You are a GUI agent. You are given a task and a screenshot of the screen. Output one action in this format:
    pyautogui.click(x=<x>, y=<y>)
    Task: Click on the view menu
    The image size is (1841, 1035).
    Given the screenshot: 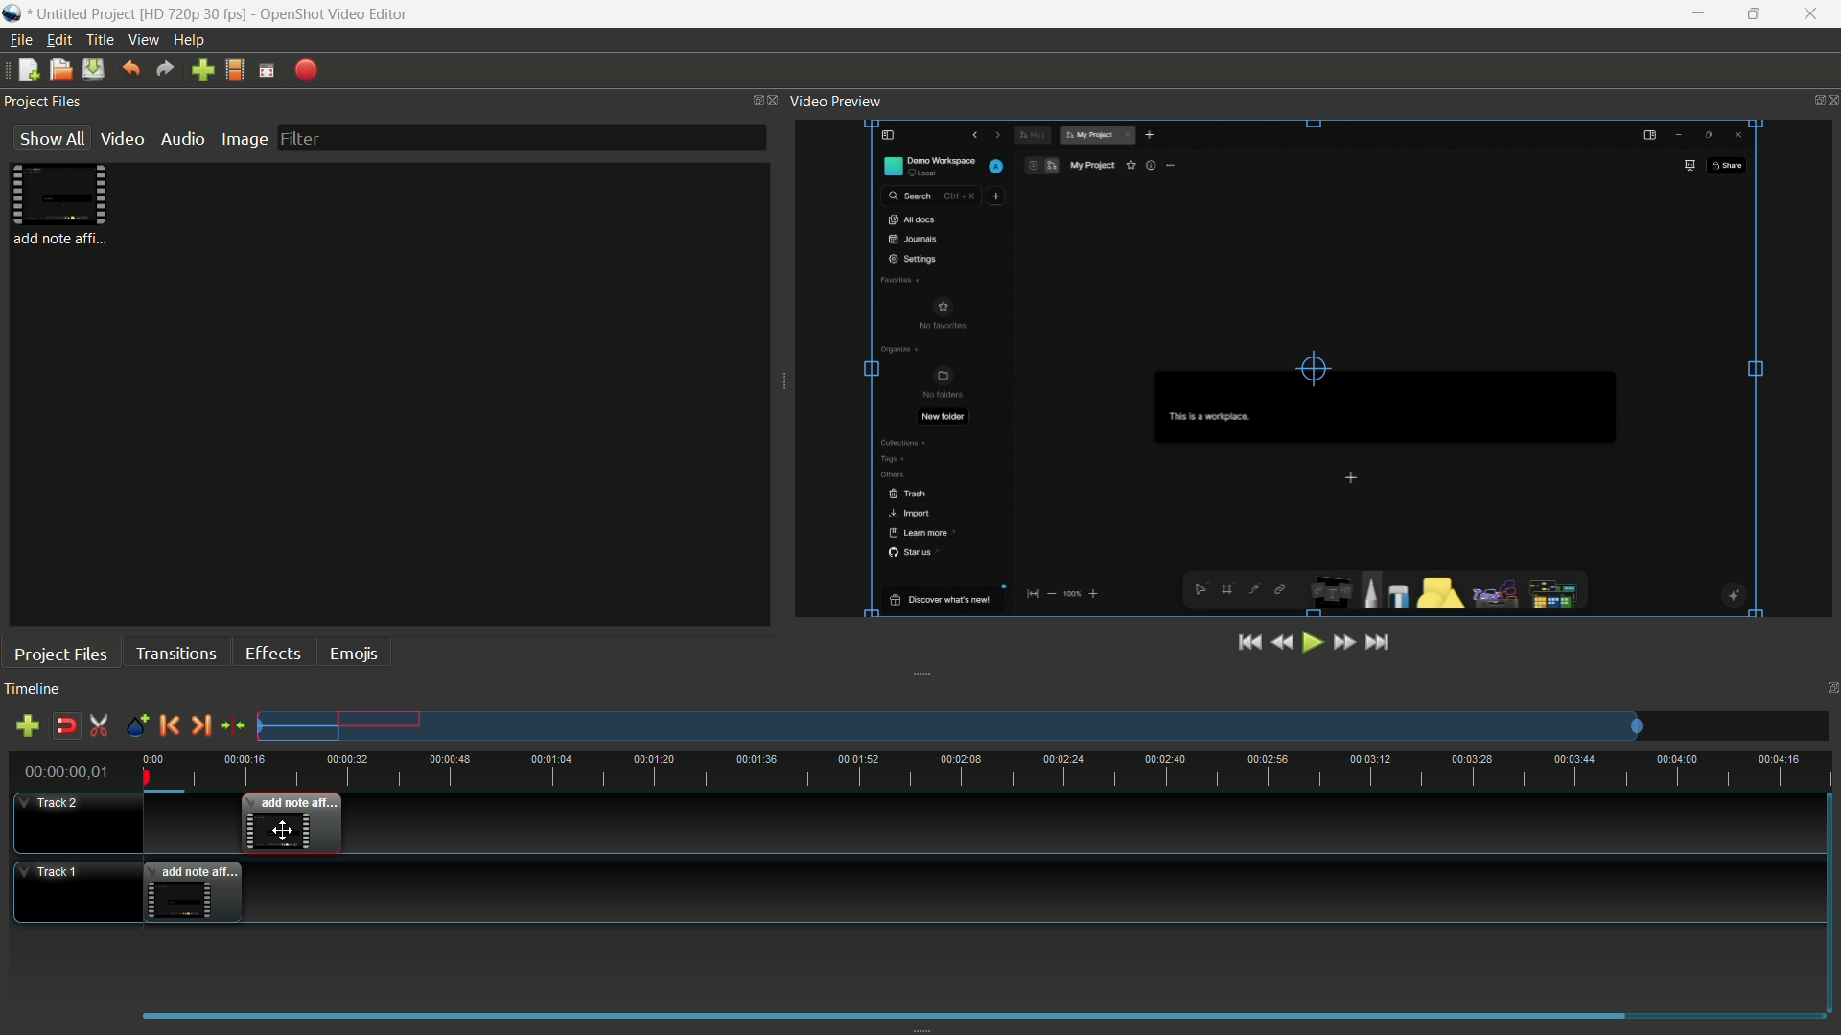 What is the action you would take?
    pyautogui.click(x=143, y=40)
    